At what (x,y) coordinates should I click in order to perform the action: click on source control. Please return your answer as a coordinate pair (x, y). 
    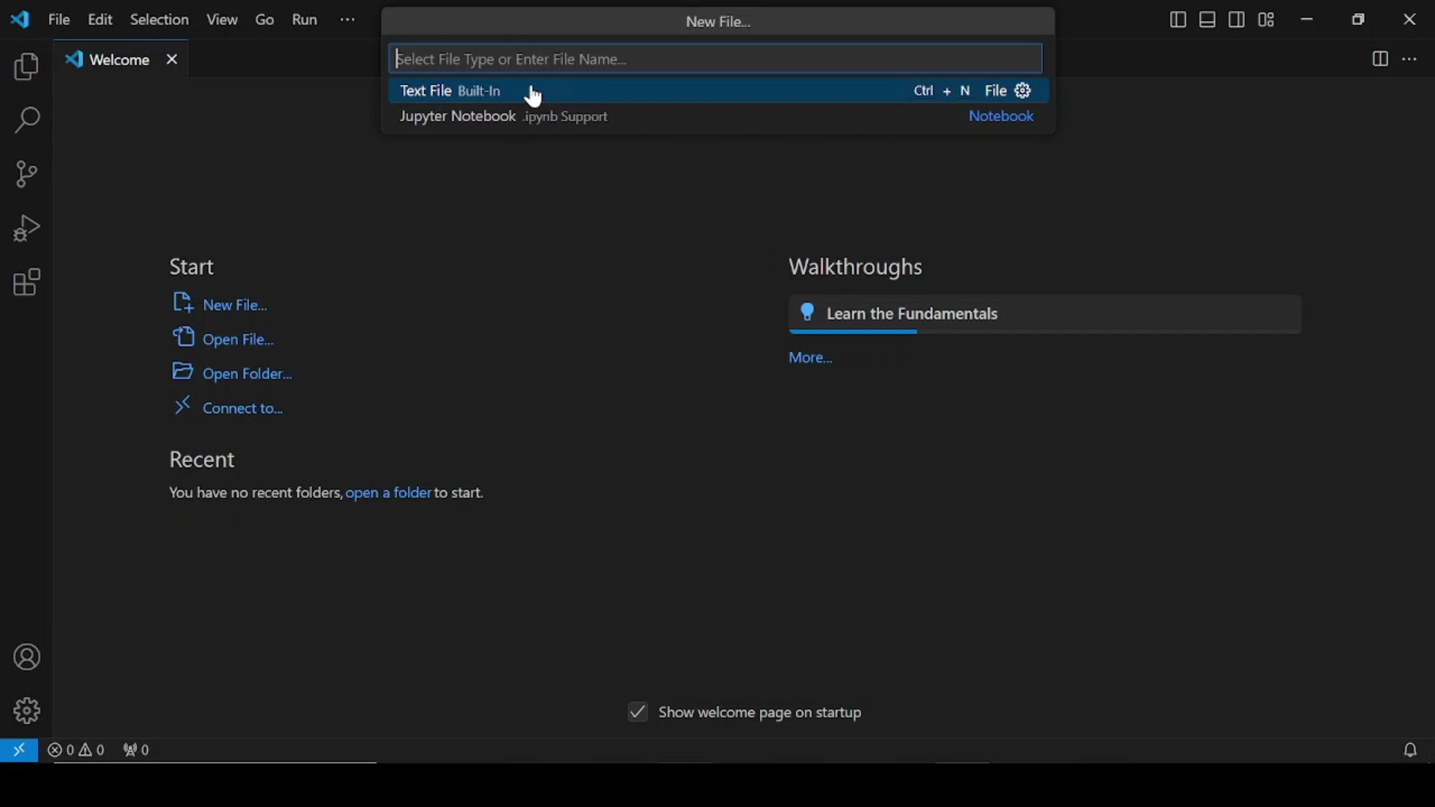
    Looking at the image, I should click on (26, 174).